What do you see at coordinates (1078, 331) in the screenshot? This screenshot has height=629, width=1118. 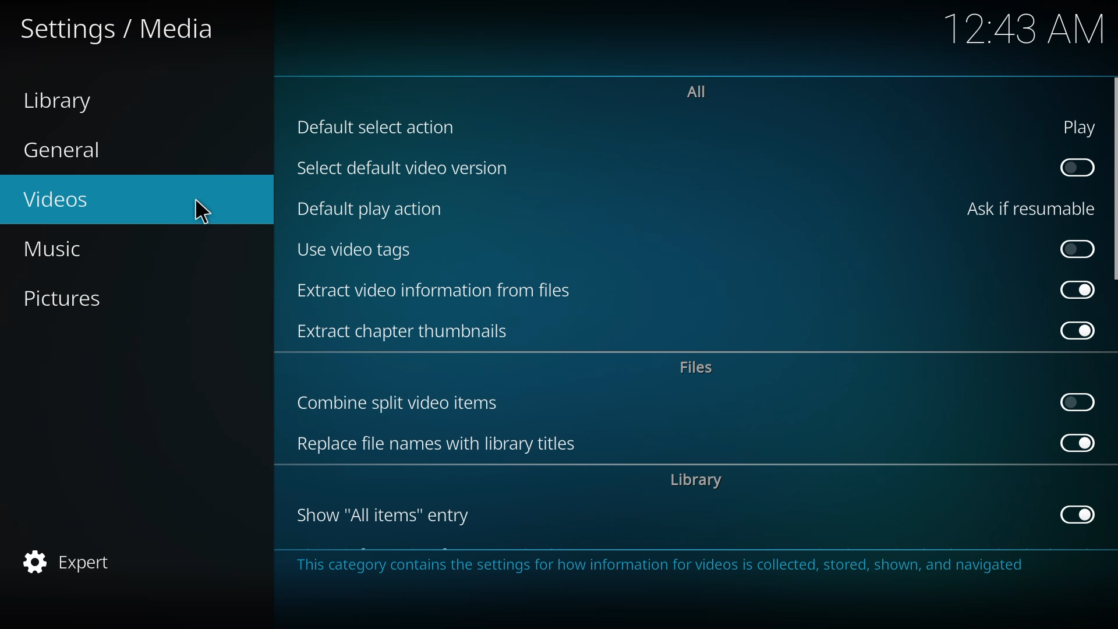 I see `enabled` at bounding box center [1078, 331].